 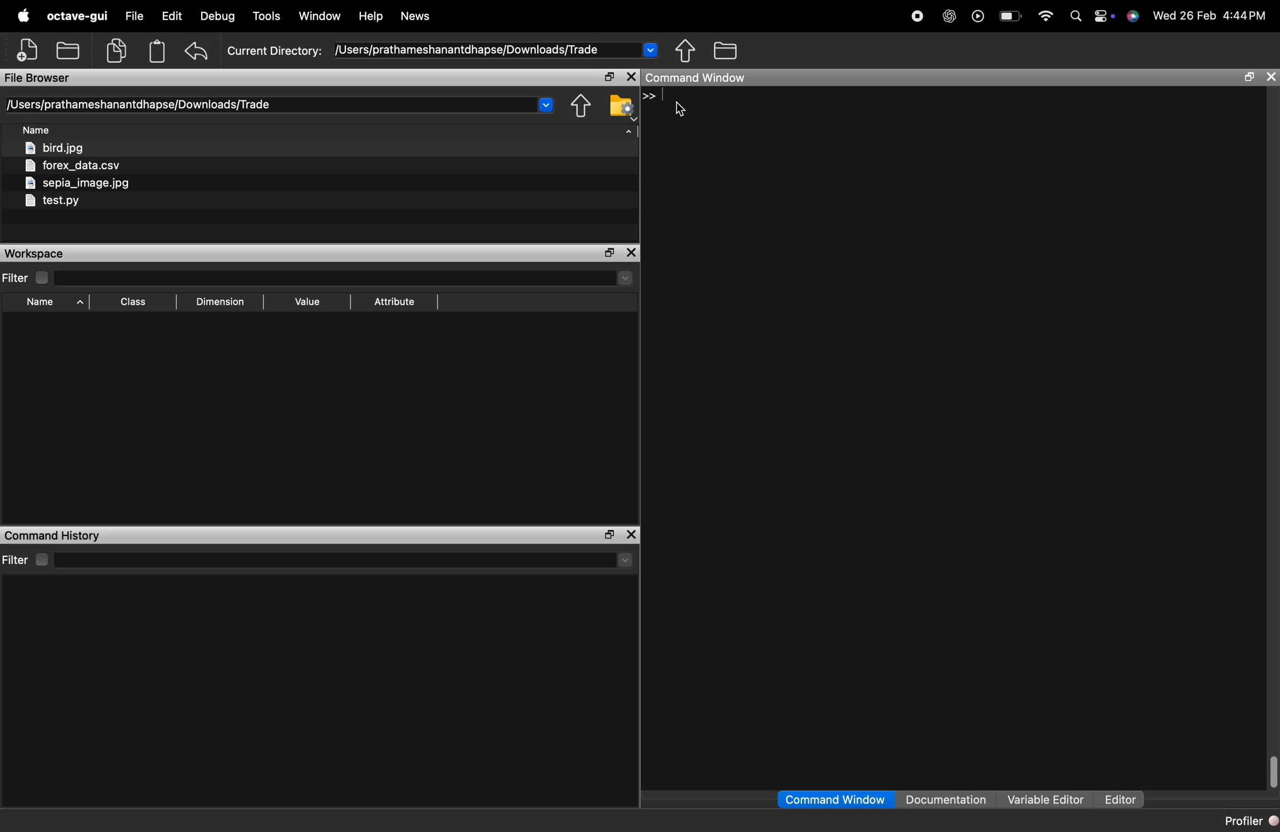 What do you see at coordinates (29, 49) in the screenshot?
I see `add file` at bounding box center [29, 49].